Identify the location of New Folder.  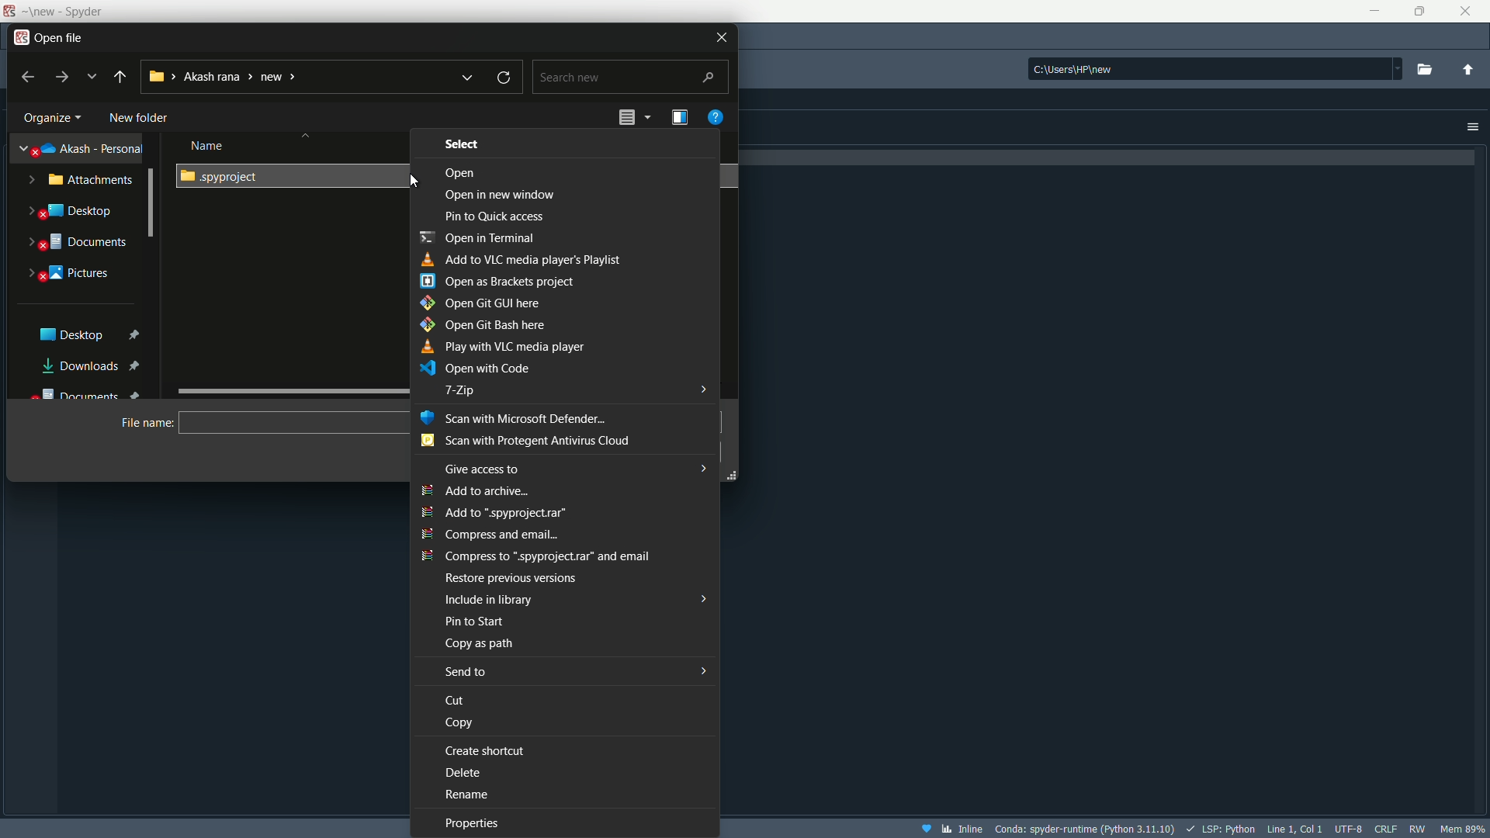
(142, 118).